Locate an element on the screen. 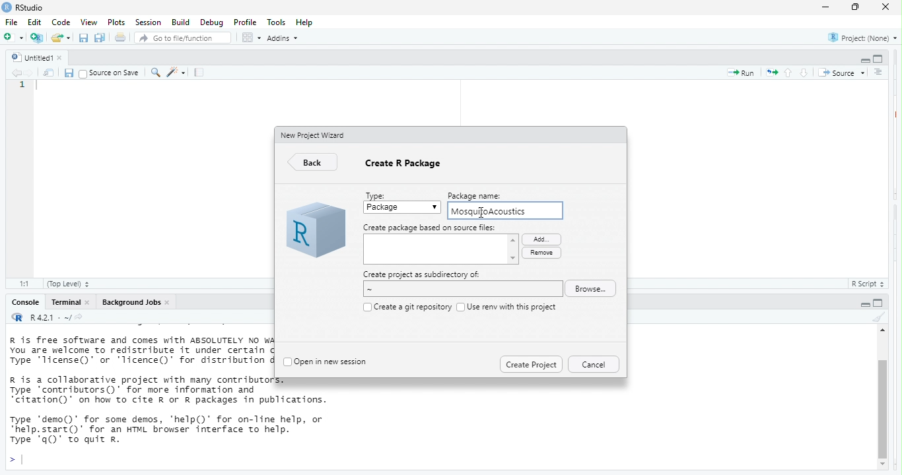  el sie tl—pbmsly-sy-—ibejsiyrisisns-mnisbepalioer-flaimyir-il-d
You are welcome to redistribute it under certain conditions.

Type ‘license()' or ‘licence()' for distribution details.

R is a collaborative project with many contributors.

Type contributors)’ for more information and

“citation()’ on how to cite R or R packages in publications.

Type ‘demo()' for some demos, ‘'help()’ for on-line help, or

“help.start()’ for an HTML browser interface to help.

Type 'q0)" to quit R. is located at coordinates (141, 395).